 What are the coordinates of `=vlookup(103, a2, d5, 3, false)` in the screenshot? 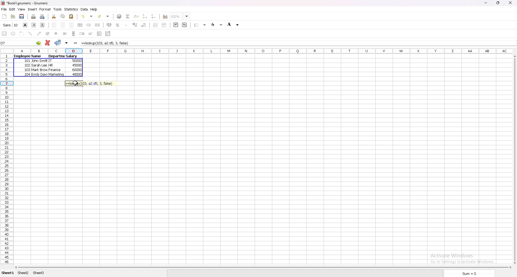 It's located at (91, 83).